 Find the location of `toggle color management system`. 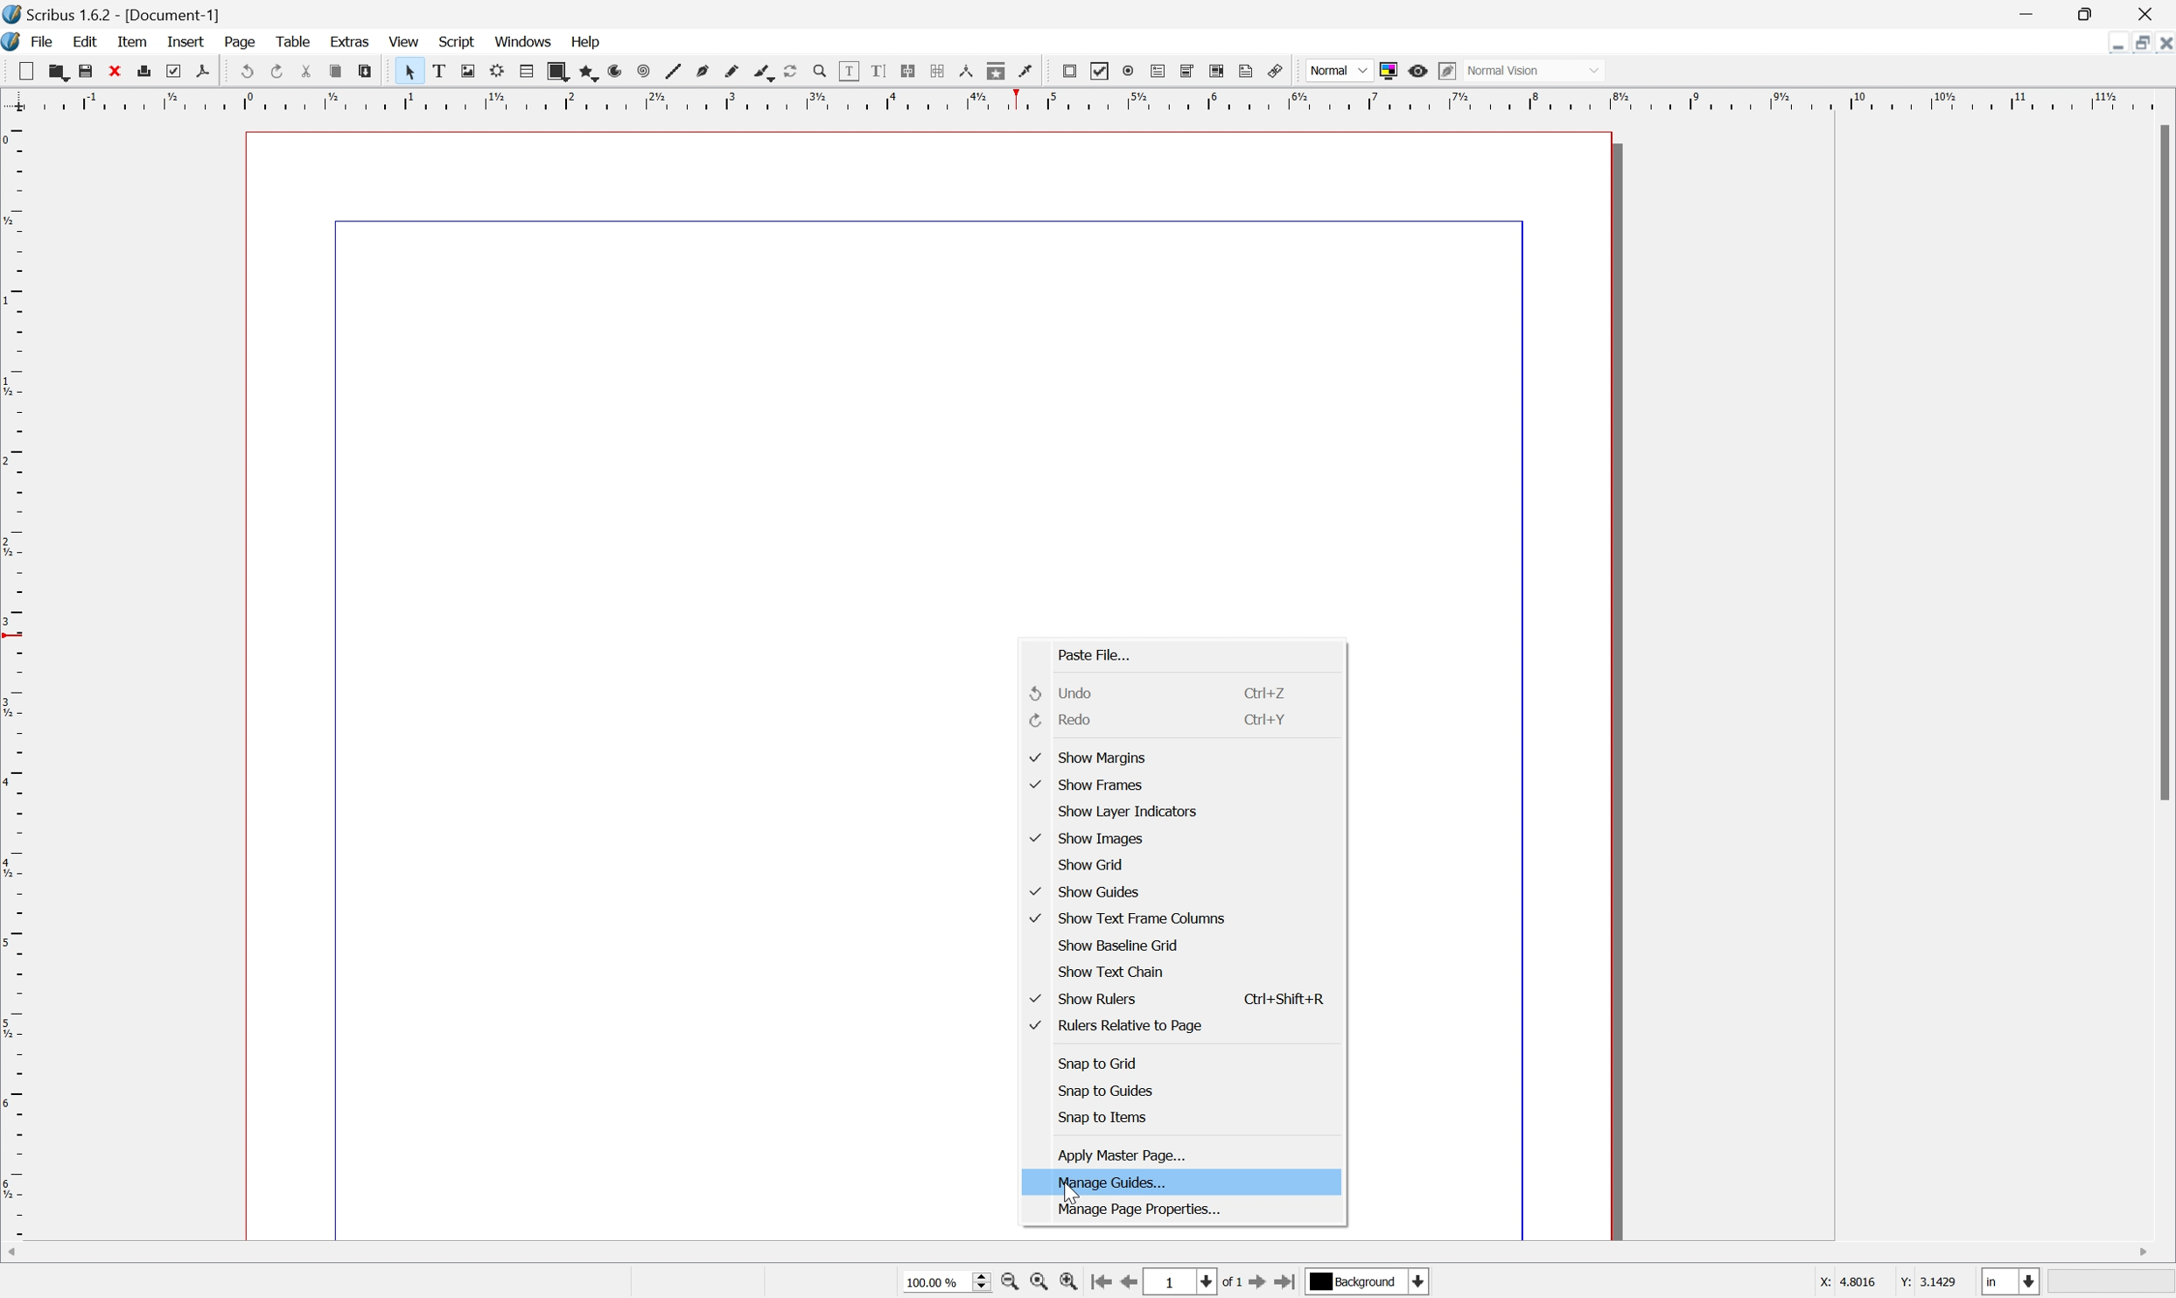

toggle color management system is located at coordinates (1388, 71).